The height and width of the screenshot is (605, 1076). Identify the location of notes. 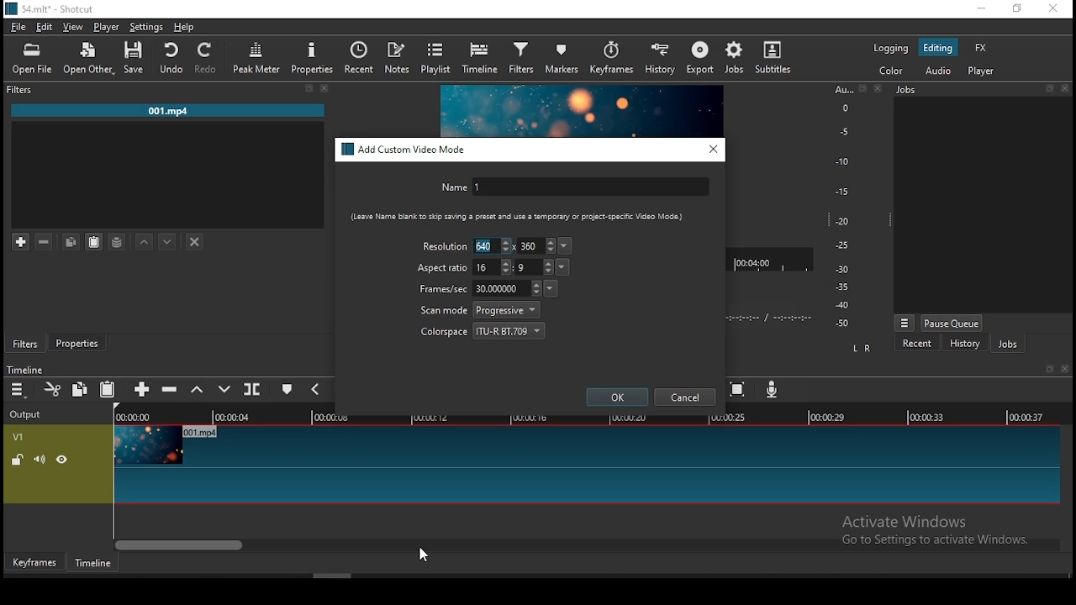
(397, 58).